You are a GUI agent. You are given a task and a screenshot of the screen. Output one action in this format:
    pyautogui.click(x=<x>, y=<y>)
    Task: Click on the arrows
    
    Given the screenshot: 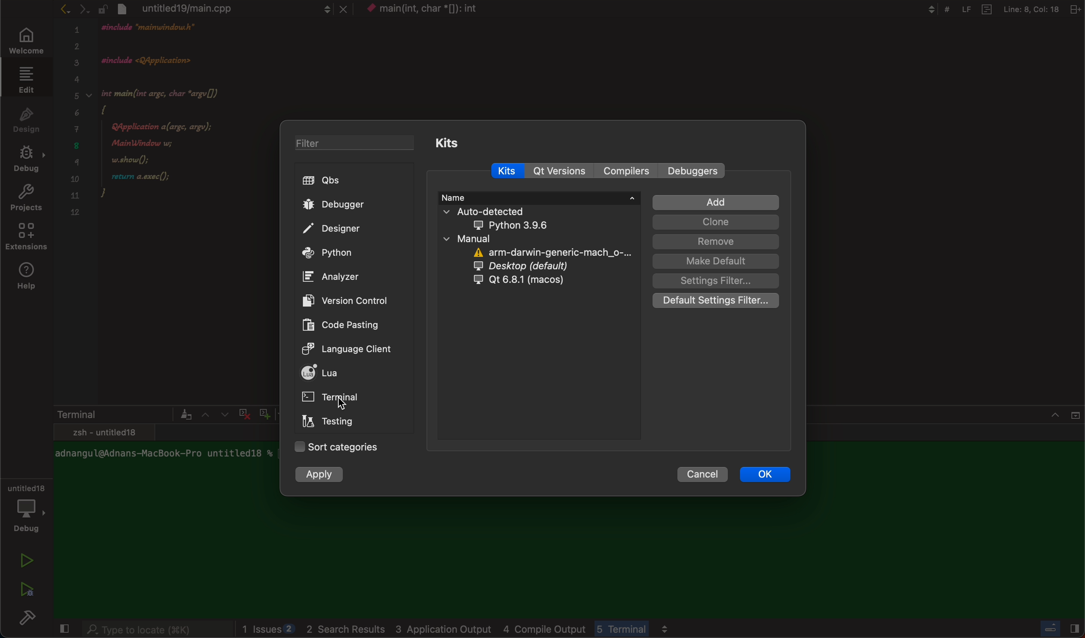 What is the action you would take?
    pyautogui.click(x=214, y=414)
    